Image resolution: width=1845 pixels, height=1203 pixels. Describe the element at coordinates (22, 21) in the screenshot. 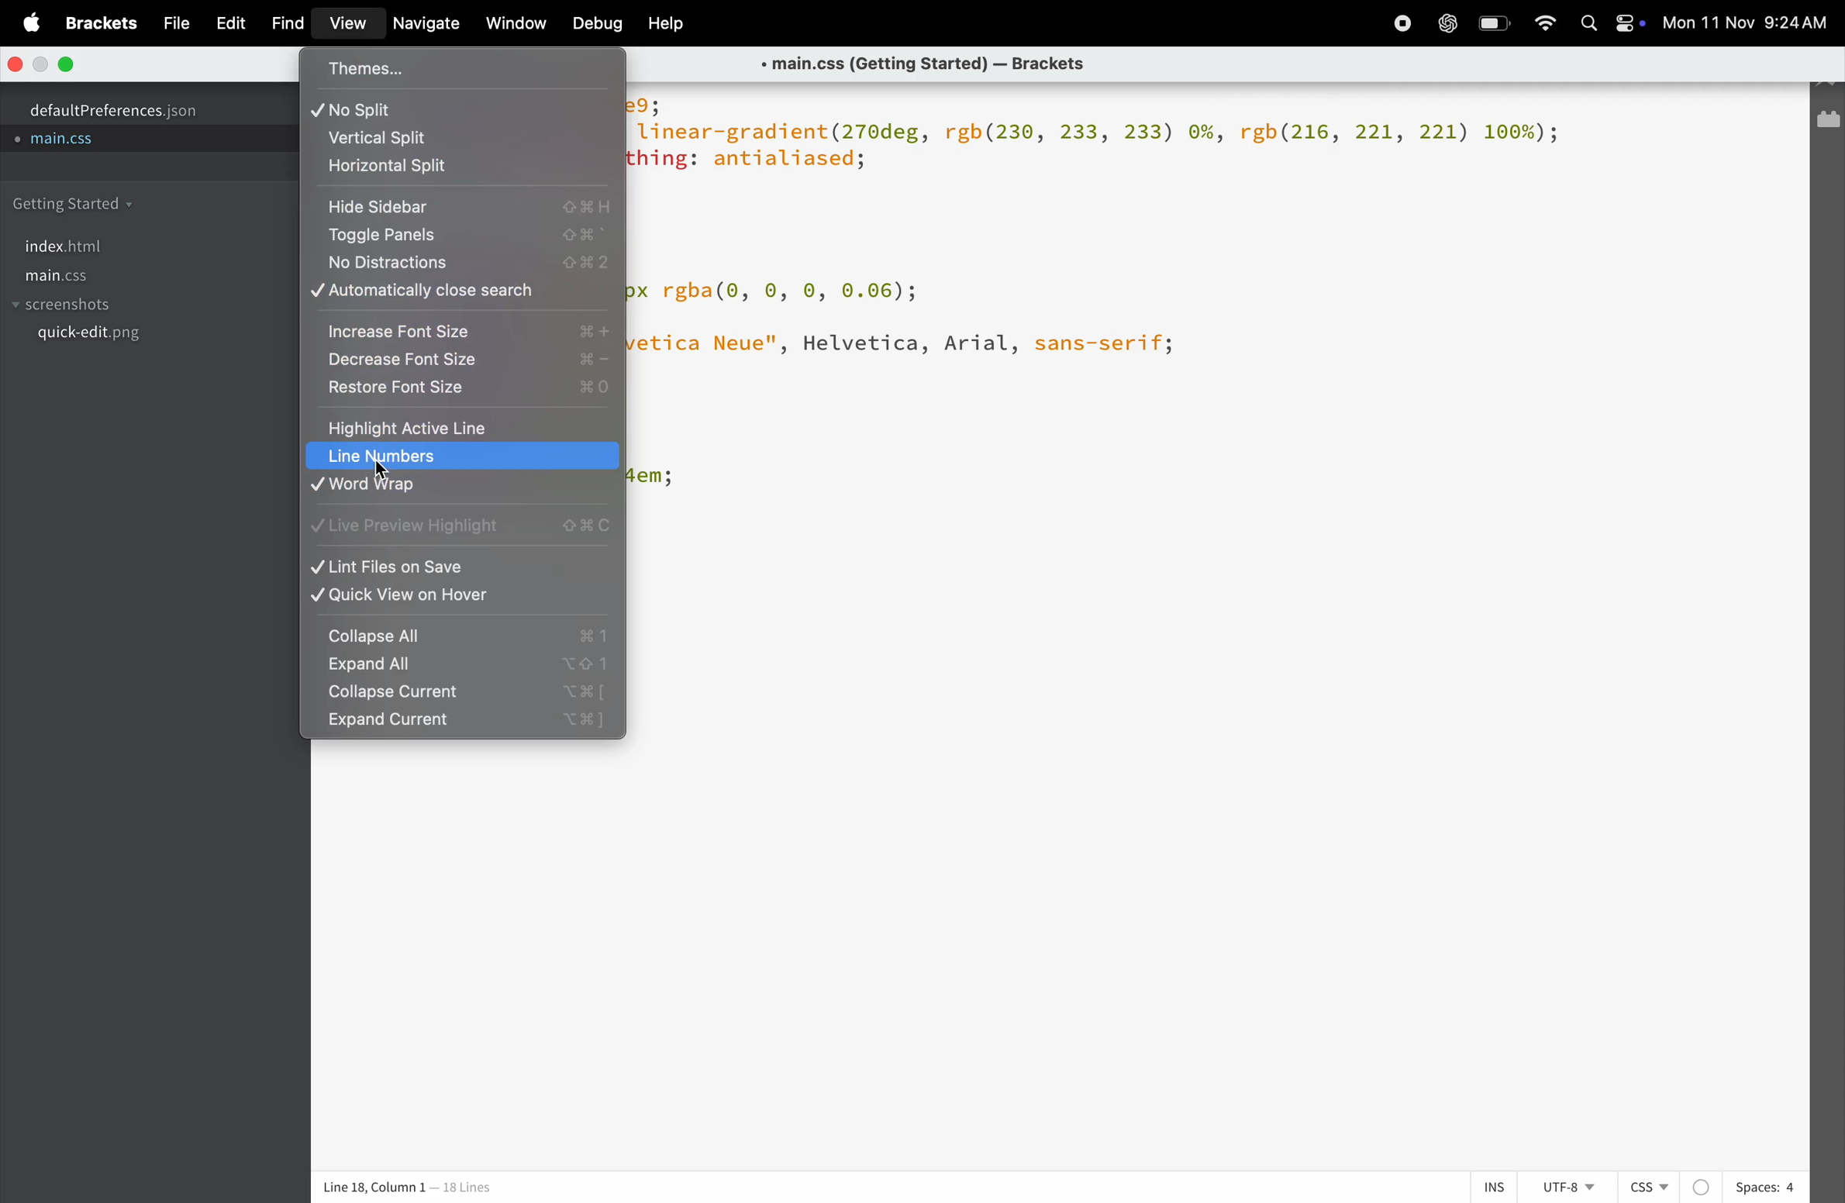

I see `apple menu` at that location.